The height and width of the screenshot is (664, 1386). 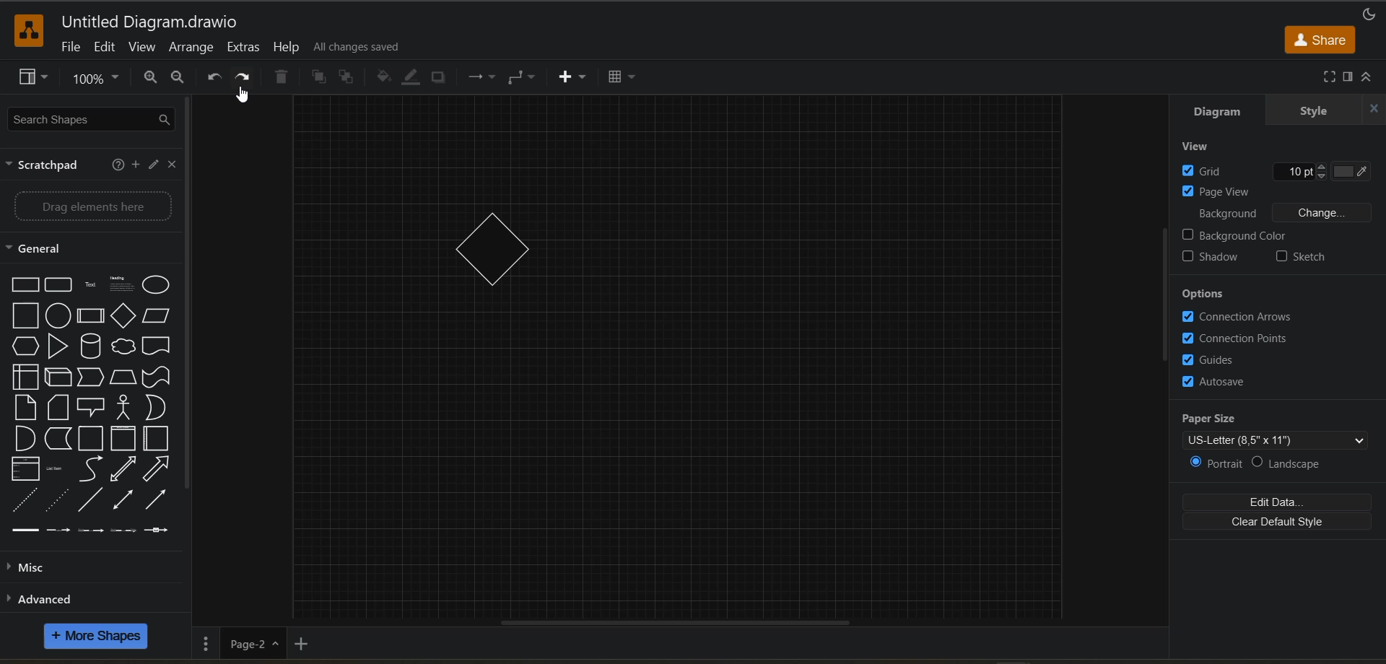 I want to click on line, so click(x=93, y=502).